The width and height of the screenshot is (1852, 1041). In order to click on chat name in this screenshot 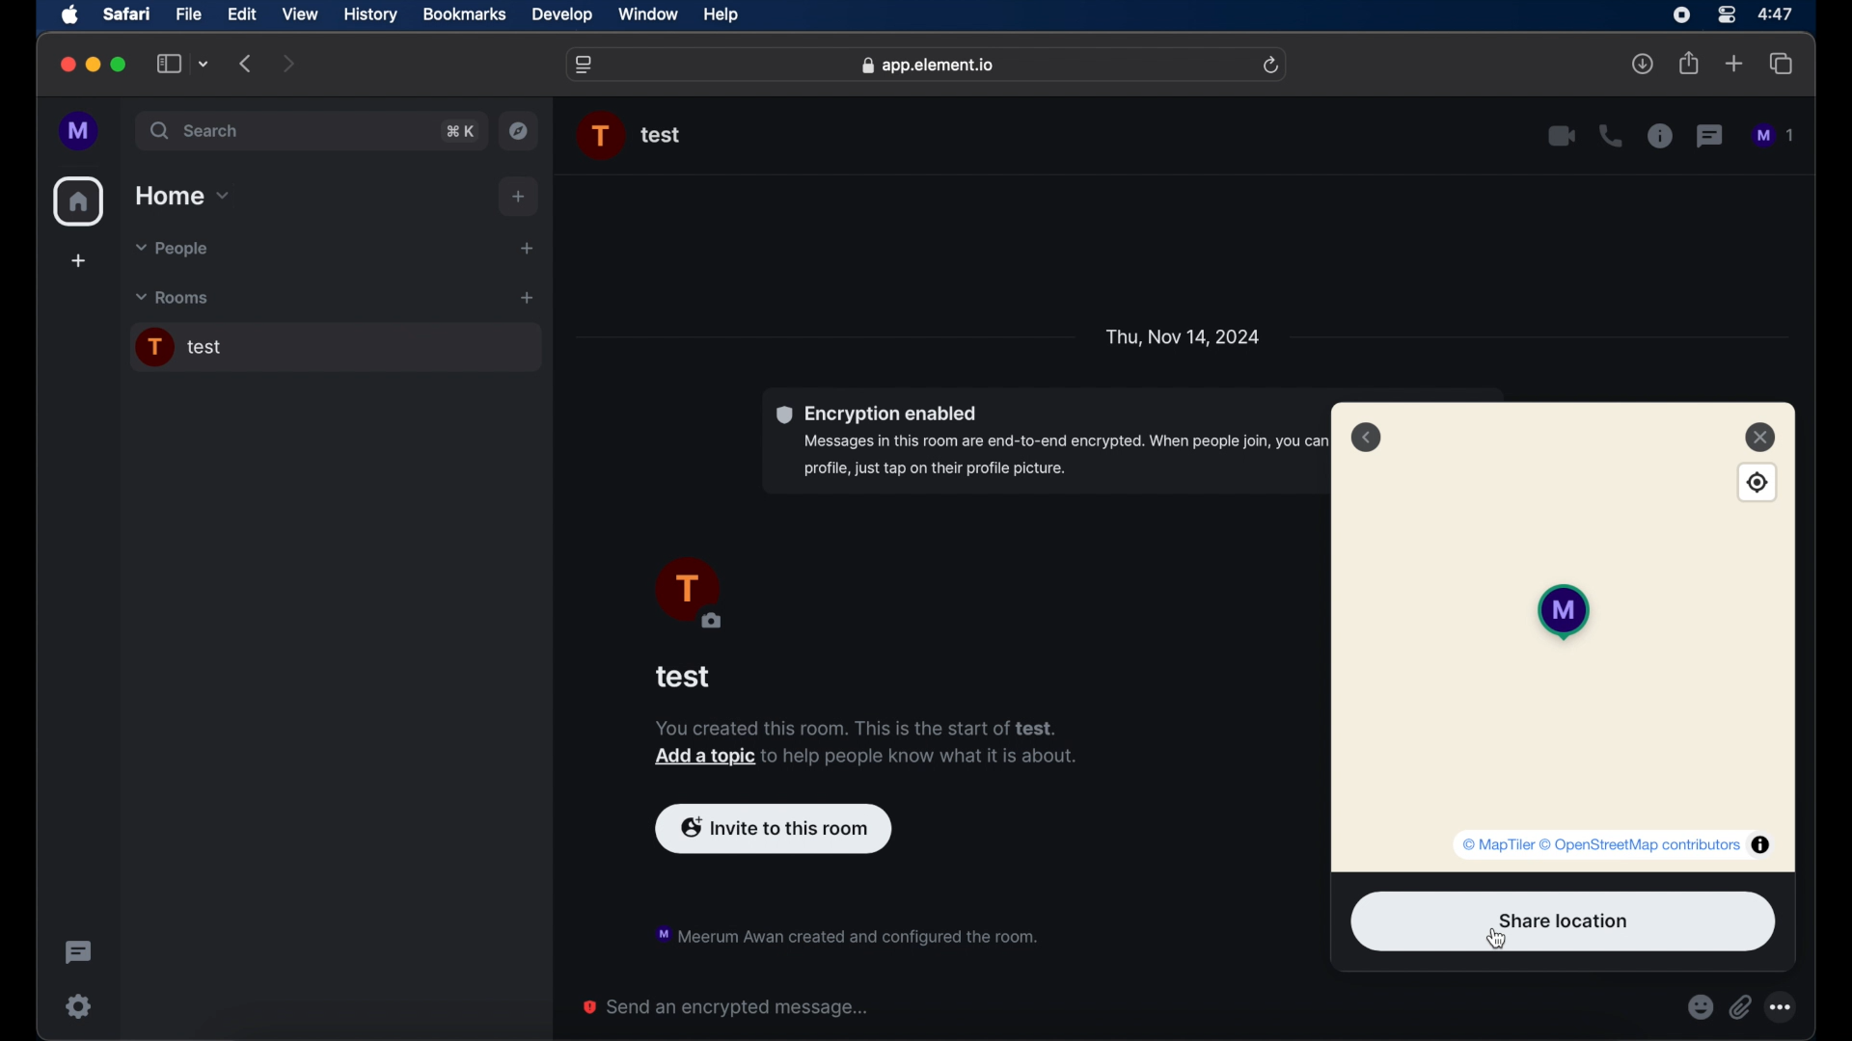, I will do `click(662, 136)`.